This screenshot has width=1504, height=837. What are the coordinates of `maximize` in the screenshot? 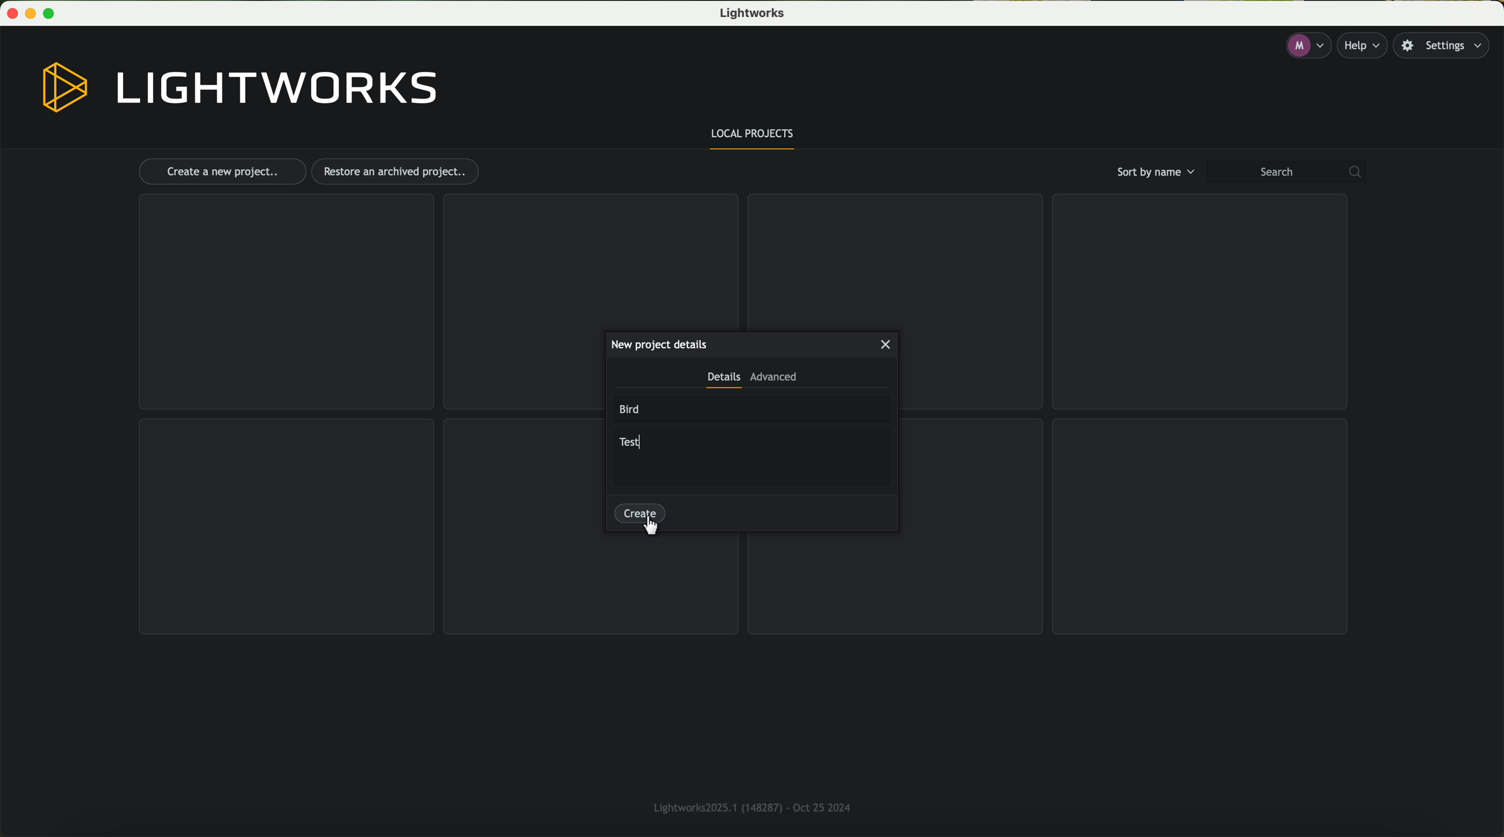 It's located at (54, 13).